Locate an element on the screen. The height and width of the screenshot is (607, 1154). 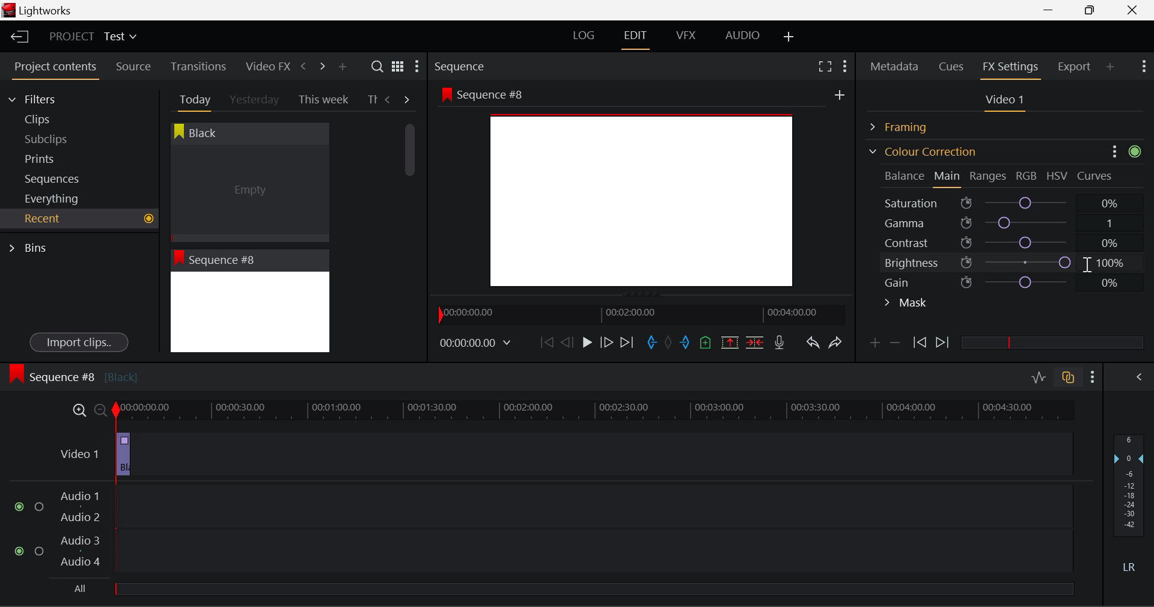
Video 1 Settings is located at coordinates (1007, 102).